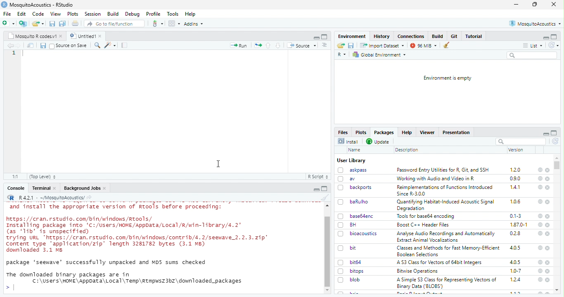  I want to click on clean, so click(444, 45).